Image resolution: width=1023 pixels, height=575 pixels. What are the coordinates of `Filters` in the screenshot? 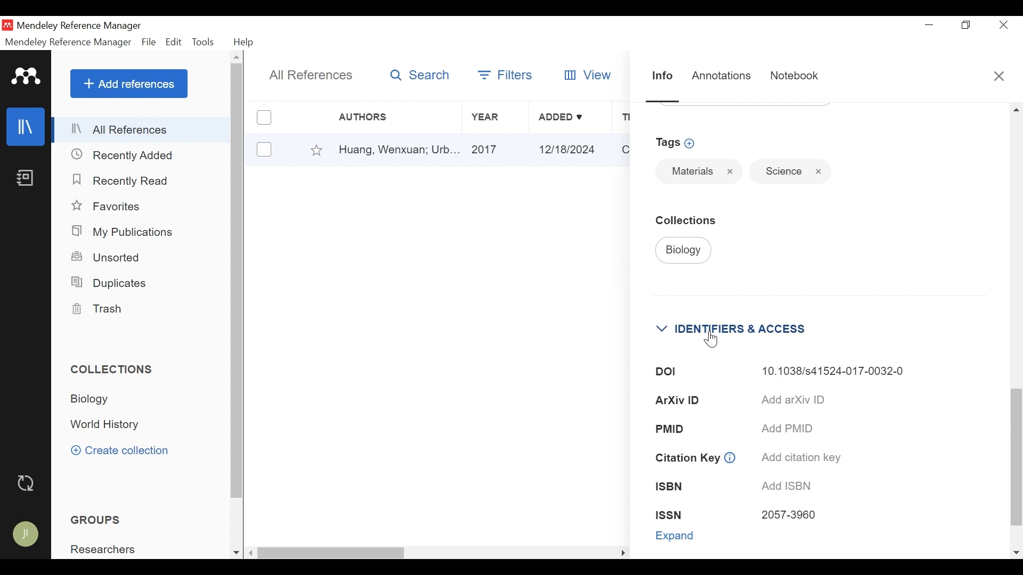 It's located at (506, 73).